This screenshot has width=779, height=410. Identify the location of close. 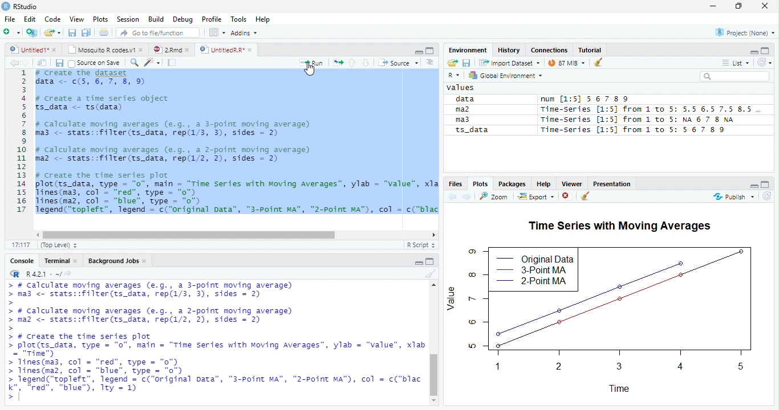
(78, 261).